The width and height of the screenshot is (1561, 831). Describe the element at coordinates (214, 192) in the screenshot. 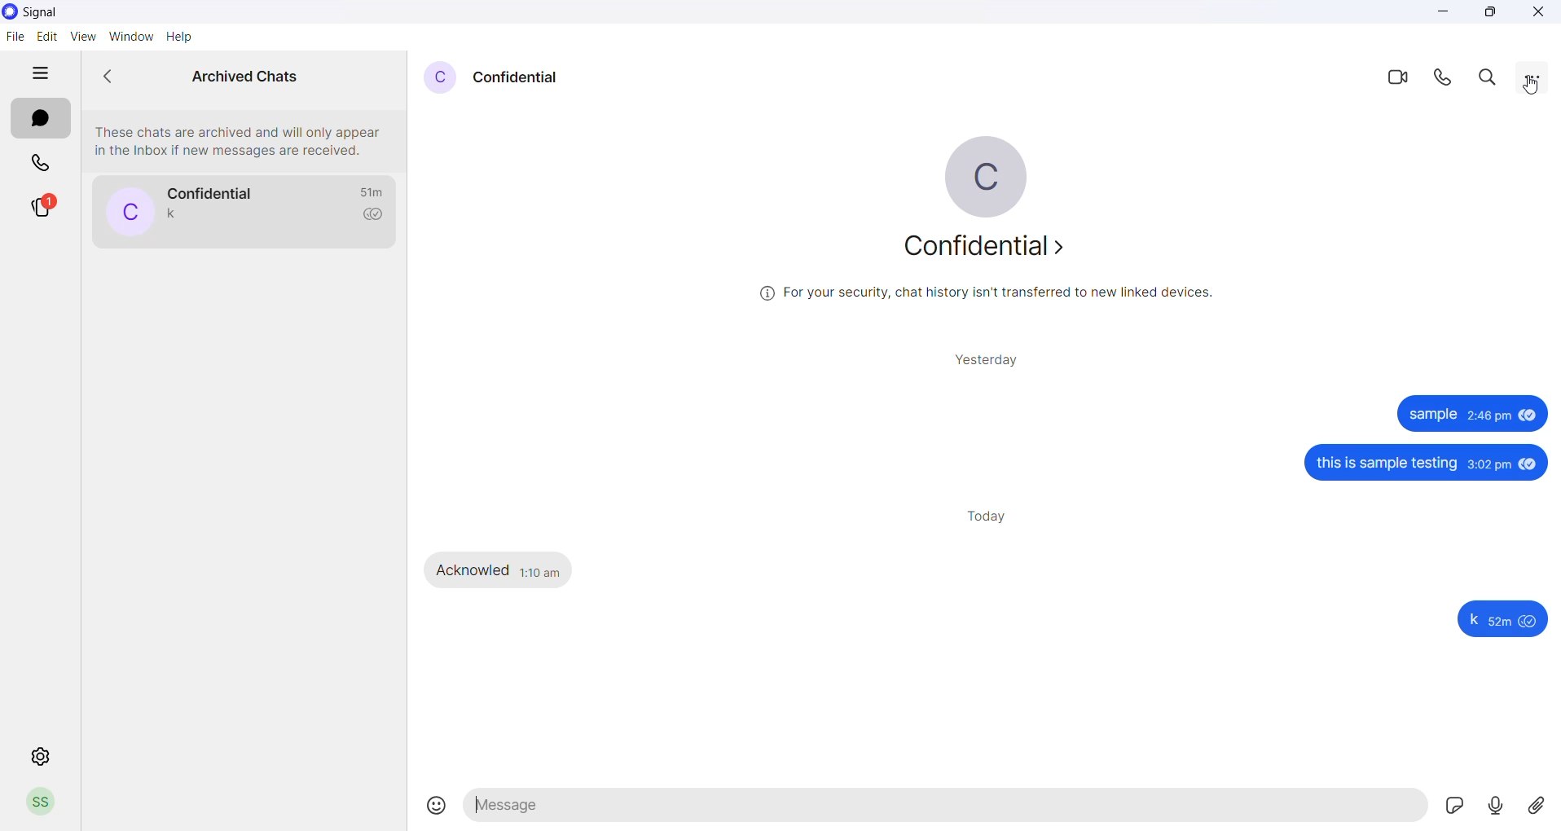

I see `contact name` at that location.